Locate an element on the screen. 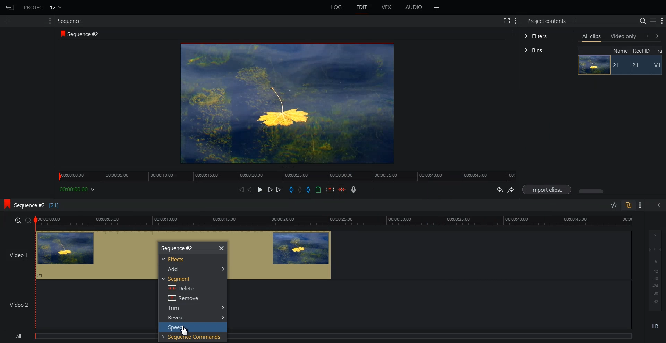 The image size is (666, 343). Sequence #2 is located at coordinates (85, 34).